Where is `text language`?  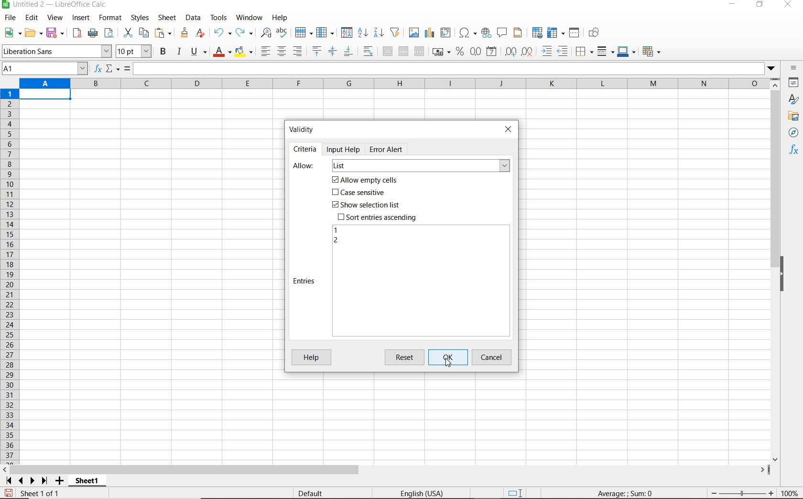
text language is located at coordinates (421, 494).